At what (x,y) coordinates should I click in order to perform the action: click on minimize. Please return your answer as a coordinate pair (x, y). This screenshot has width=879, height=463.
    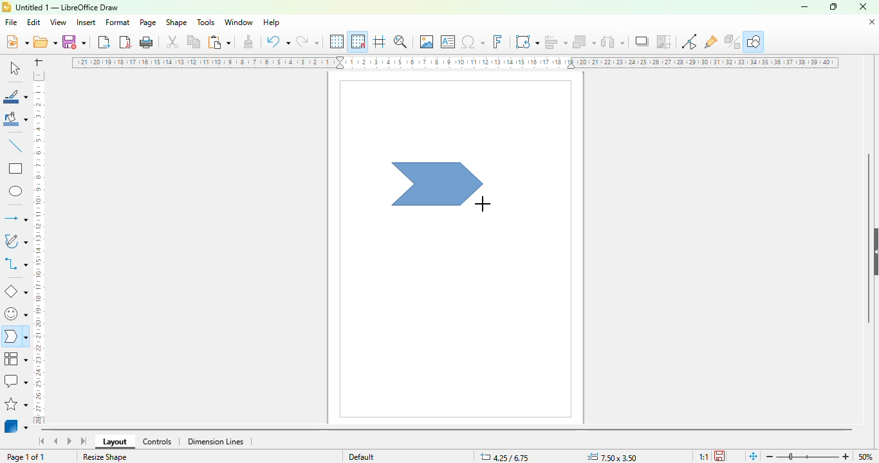
    Looking at the image, I should click on (804, 8).